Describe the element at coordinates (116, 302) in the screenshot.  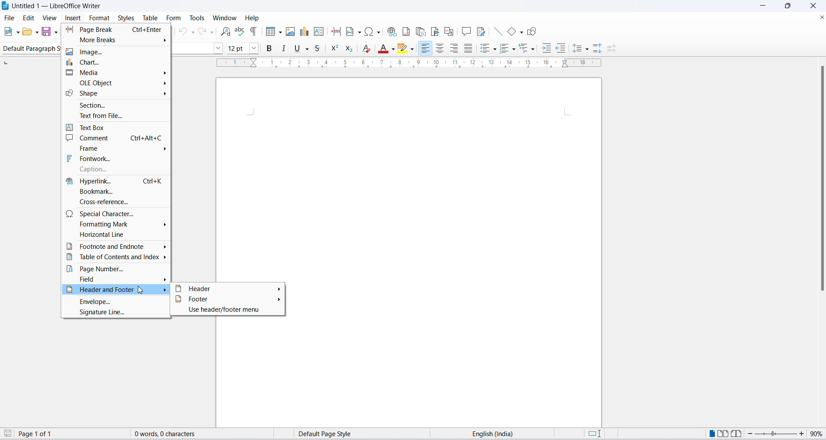
I see `envelope` at that location.